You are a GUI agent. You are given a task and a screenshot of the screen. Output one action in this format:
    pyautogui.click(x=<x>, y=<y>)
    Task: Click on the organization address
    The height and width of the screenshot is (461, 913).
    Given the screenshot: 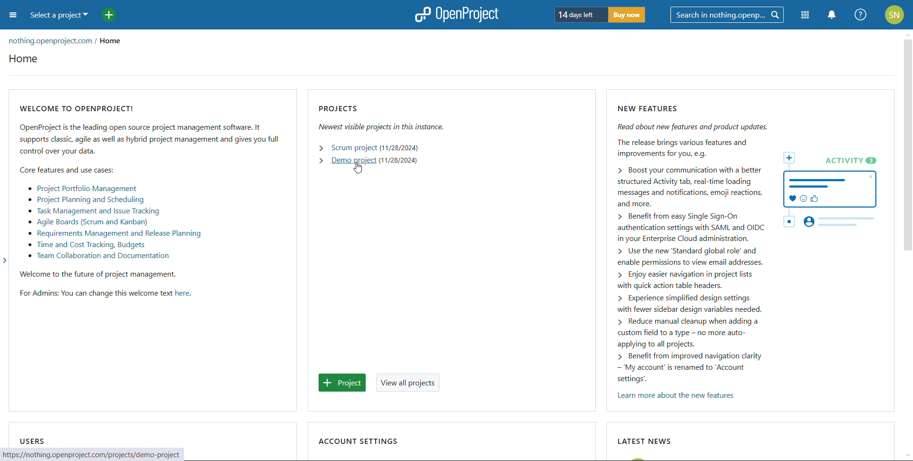 What is the action you would take?
    pyautogui.click(x=49, y=41)
    